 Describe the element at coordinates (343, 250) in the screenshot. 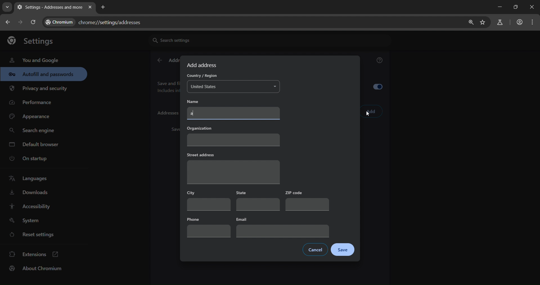

I see `save` at that location.